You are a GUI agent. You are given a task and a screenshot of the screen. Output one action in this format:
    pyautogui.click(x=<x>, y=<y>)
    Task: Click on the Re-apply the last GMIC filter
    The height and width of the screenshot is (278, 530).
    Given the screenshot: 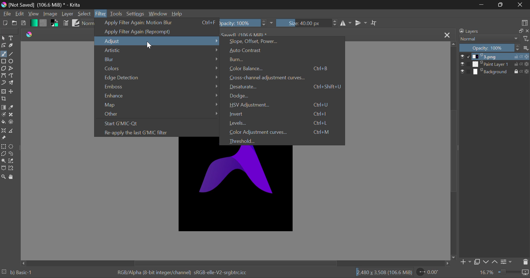 What is the action you would take?
    pyautogui.click(x=160, y=132)
    